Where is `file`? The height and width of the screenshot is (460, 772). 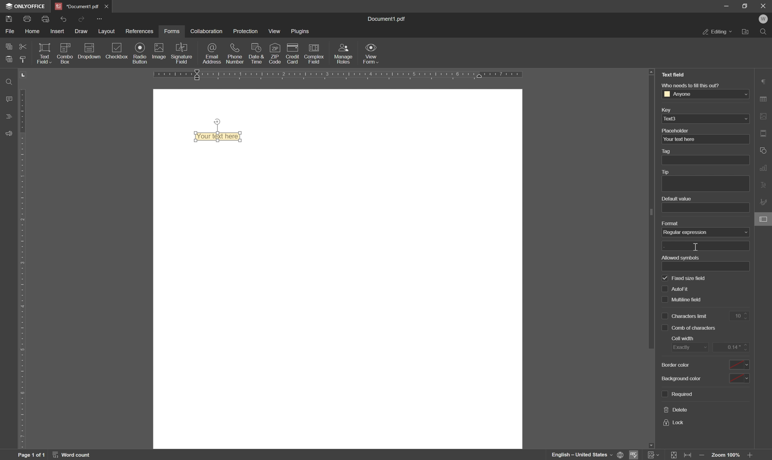
file is located at coordinates (9, 31).